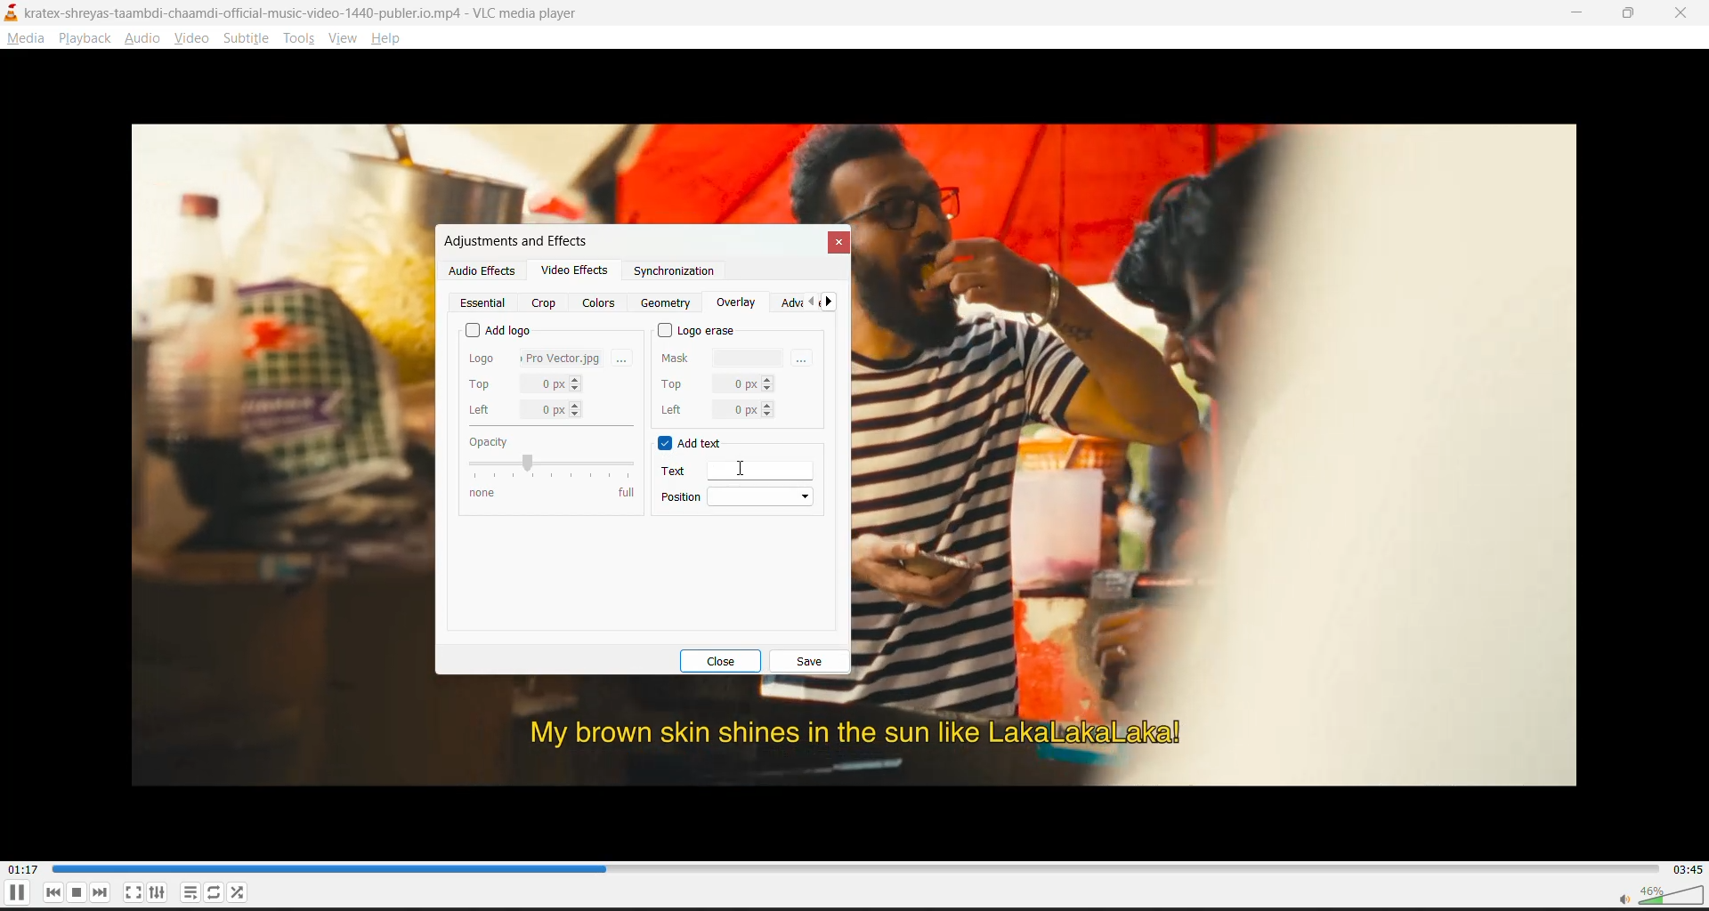  I want to click on next, so click(103, 891).